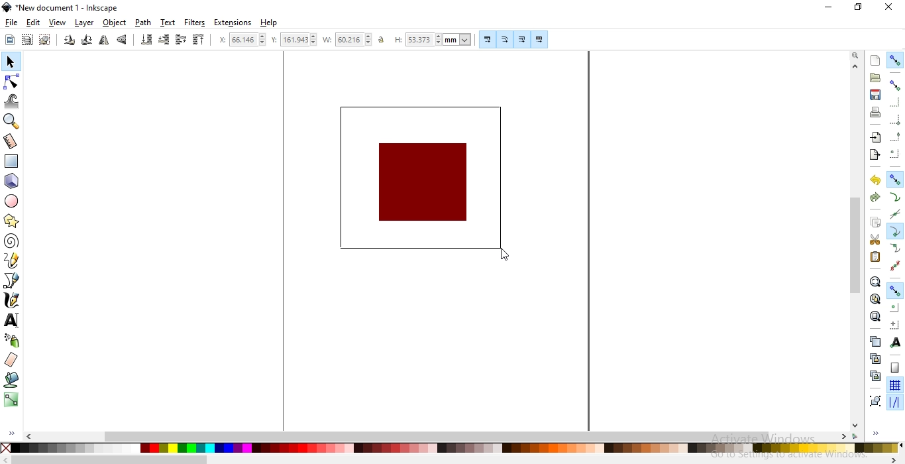  Describe the element at coordinates (421, 40) in the screenshot. I see `53.373` at that location.